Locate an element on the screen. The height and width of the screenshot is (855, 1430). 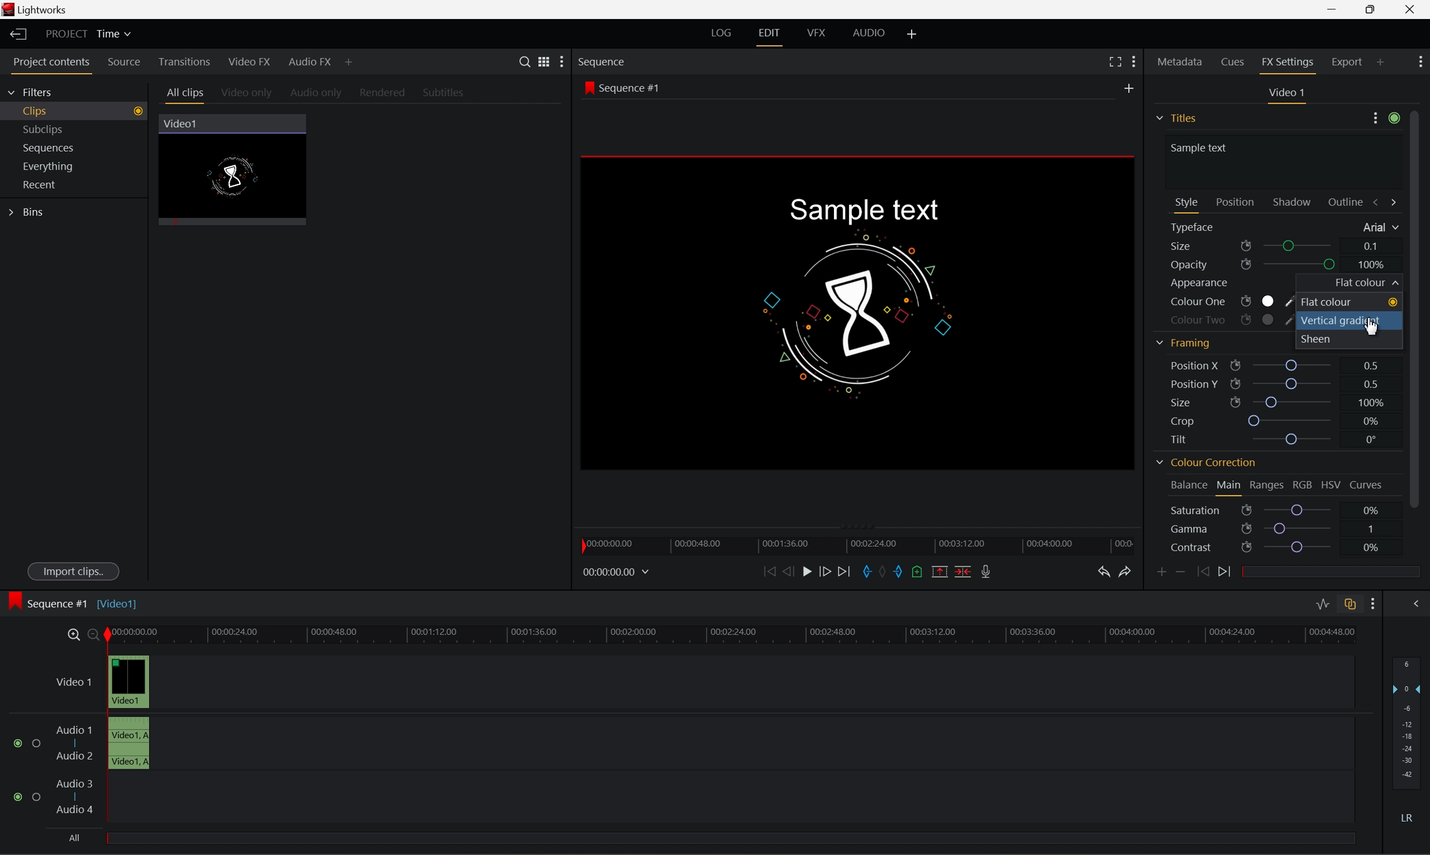
redo is located at coordinates (1128, 572).